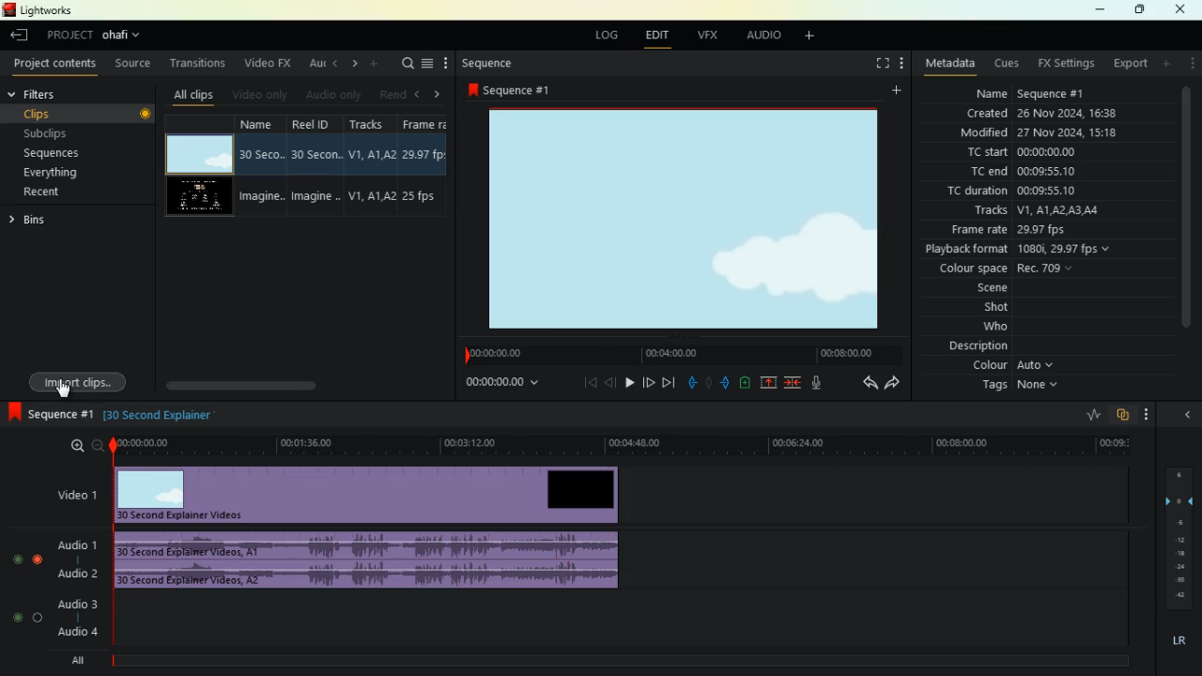  What do you see at coordinates (624, 445) in the screenshot?
I see `time` at bounding box center [624, 445].